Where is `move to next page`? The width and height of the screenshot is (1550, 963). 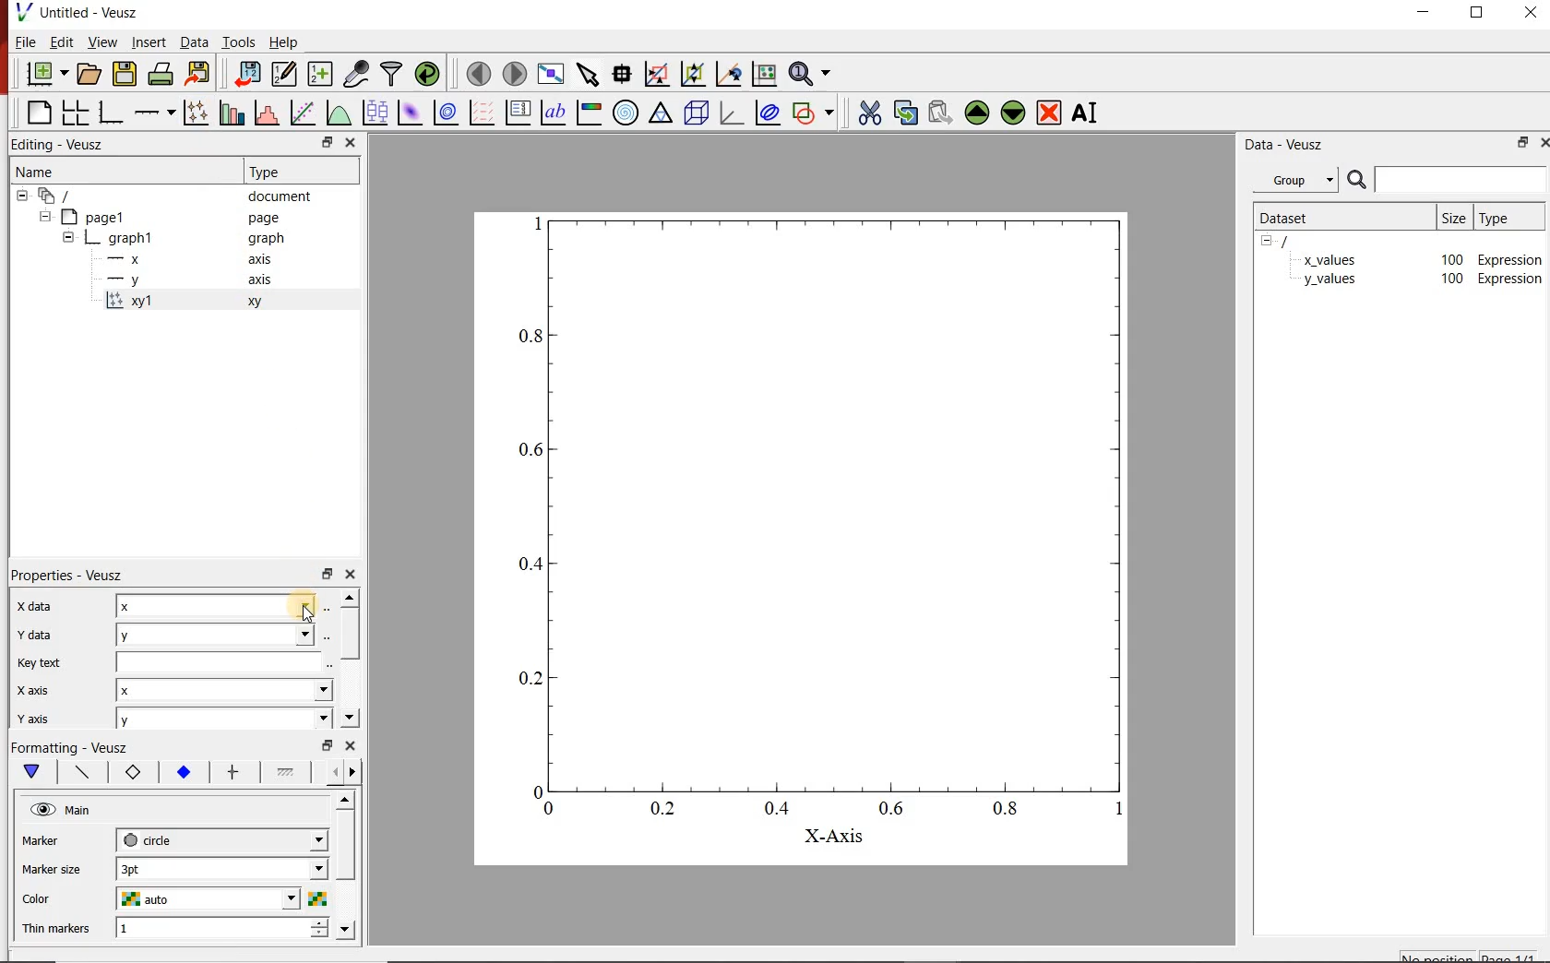
move to next page is located at coordinates (516, 74).